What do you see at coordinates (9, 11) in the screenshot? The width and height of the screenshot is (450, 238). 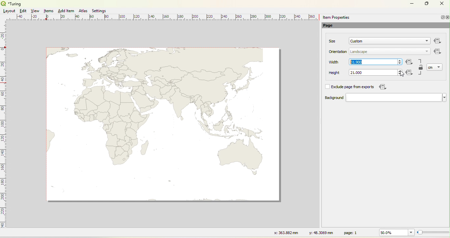 I see `Layout` at bounding box center [9, 11].